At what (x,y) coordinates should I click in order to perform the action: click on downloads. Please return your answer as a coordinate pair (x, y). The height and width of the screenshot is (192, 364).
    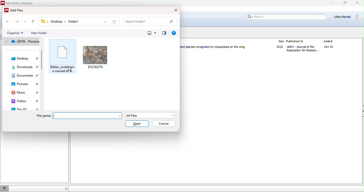
    Looking at the image, I should click on (25, 68).